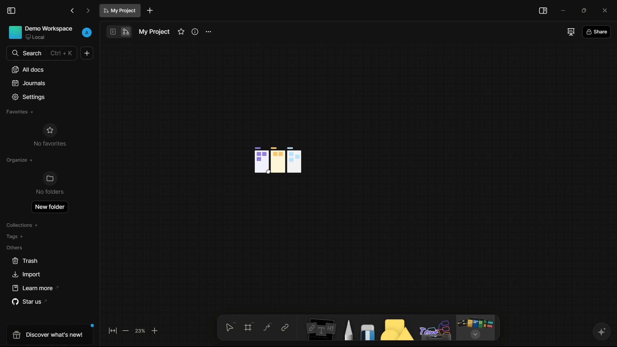  Describe the element at coordinates (29, 97) in the screenshot. I see `settings` at that location.